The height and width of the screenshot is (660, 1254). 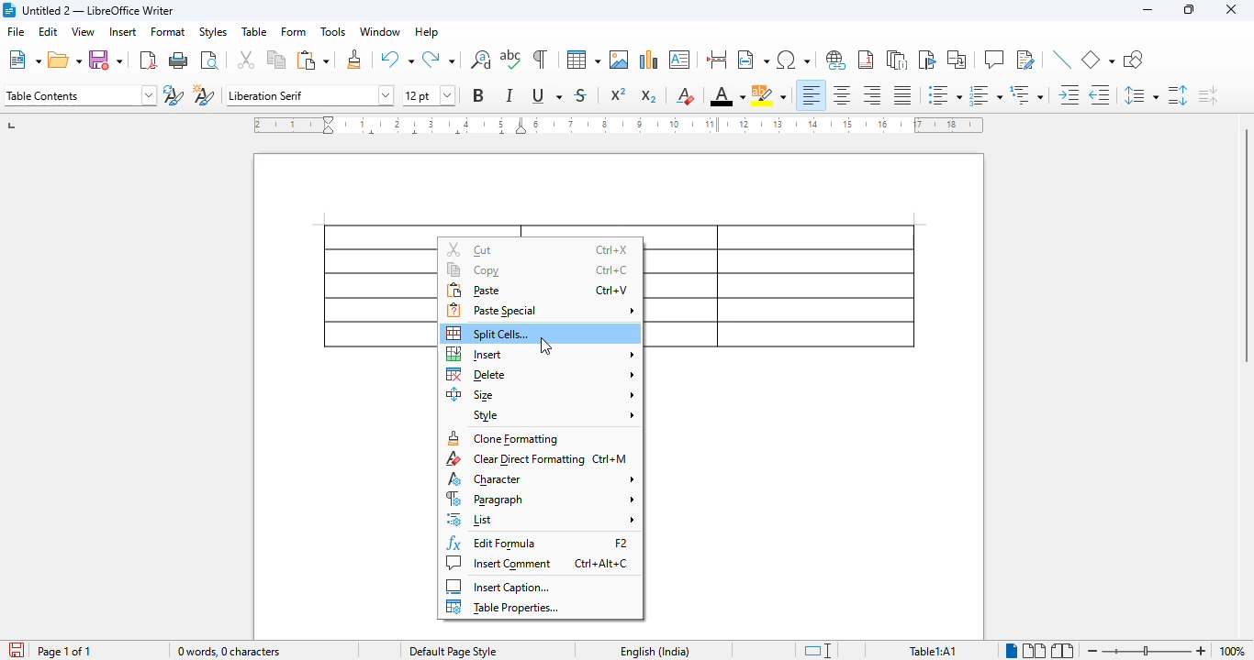 What do you see at coordinates (470, 249) in the screenshot?
I see `cut` at bounding box center [470, 249].